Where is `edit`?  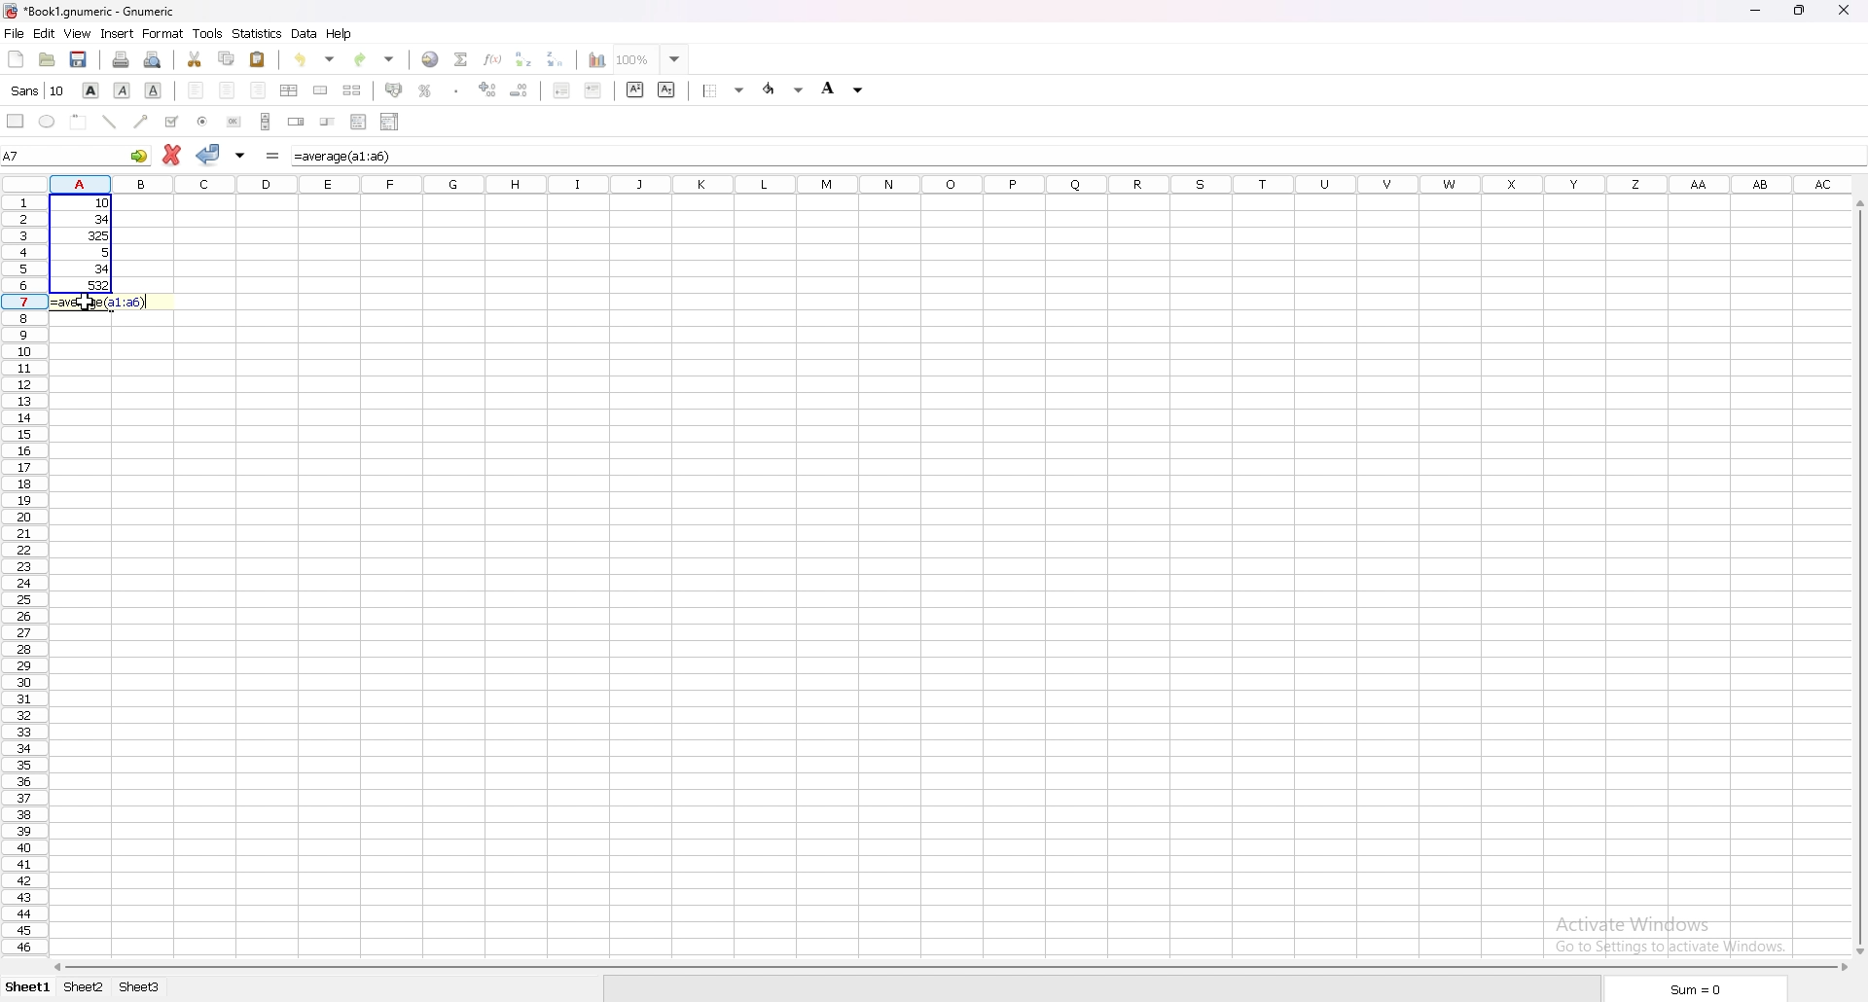 edit is located at coordinates (44, 34).